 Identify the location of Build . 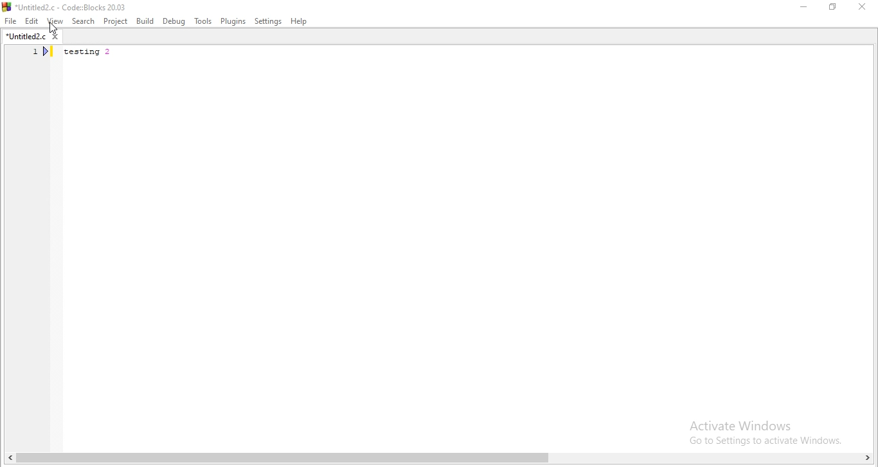
(145, 21).